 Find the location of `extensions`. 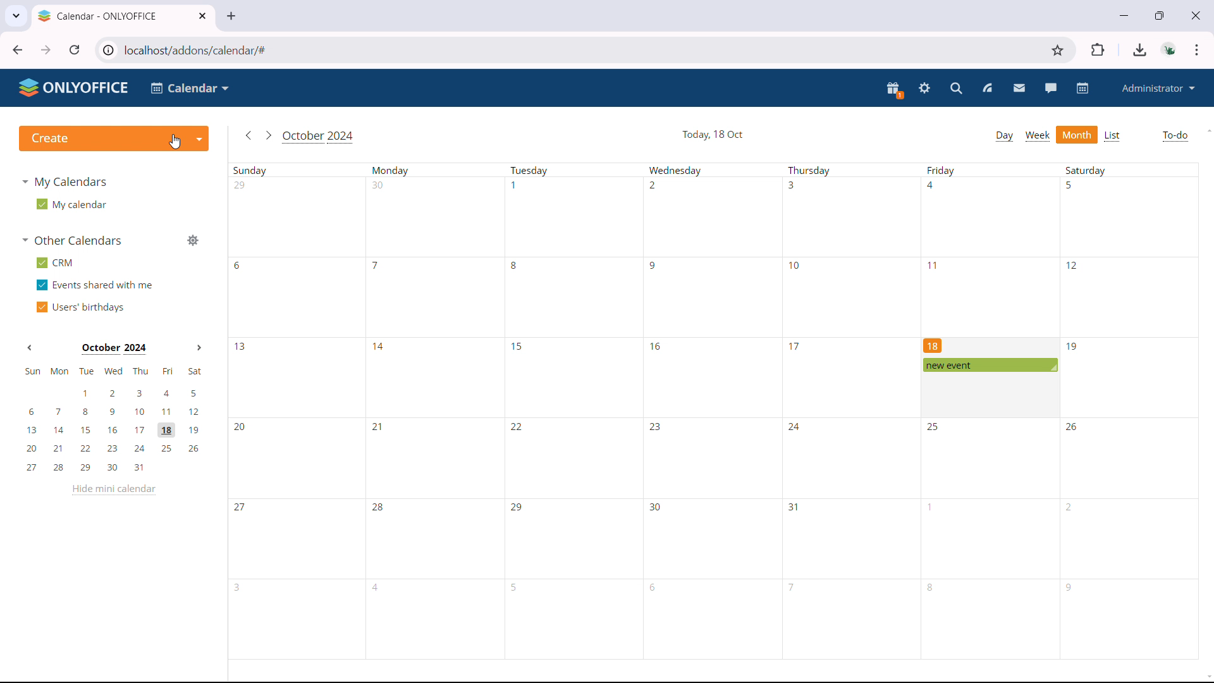

extensions is located at coordinates (1099, 49).